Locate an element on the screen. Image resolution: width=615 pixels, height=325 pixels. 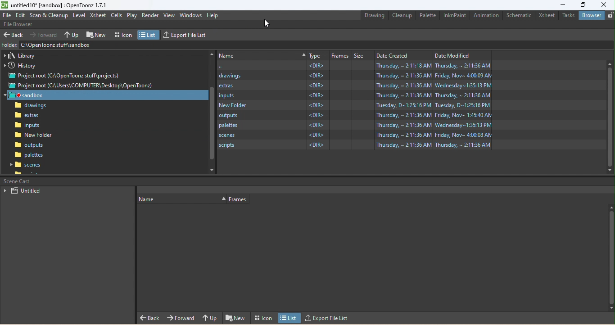
extras is located at coordinates (355, 86).